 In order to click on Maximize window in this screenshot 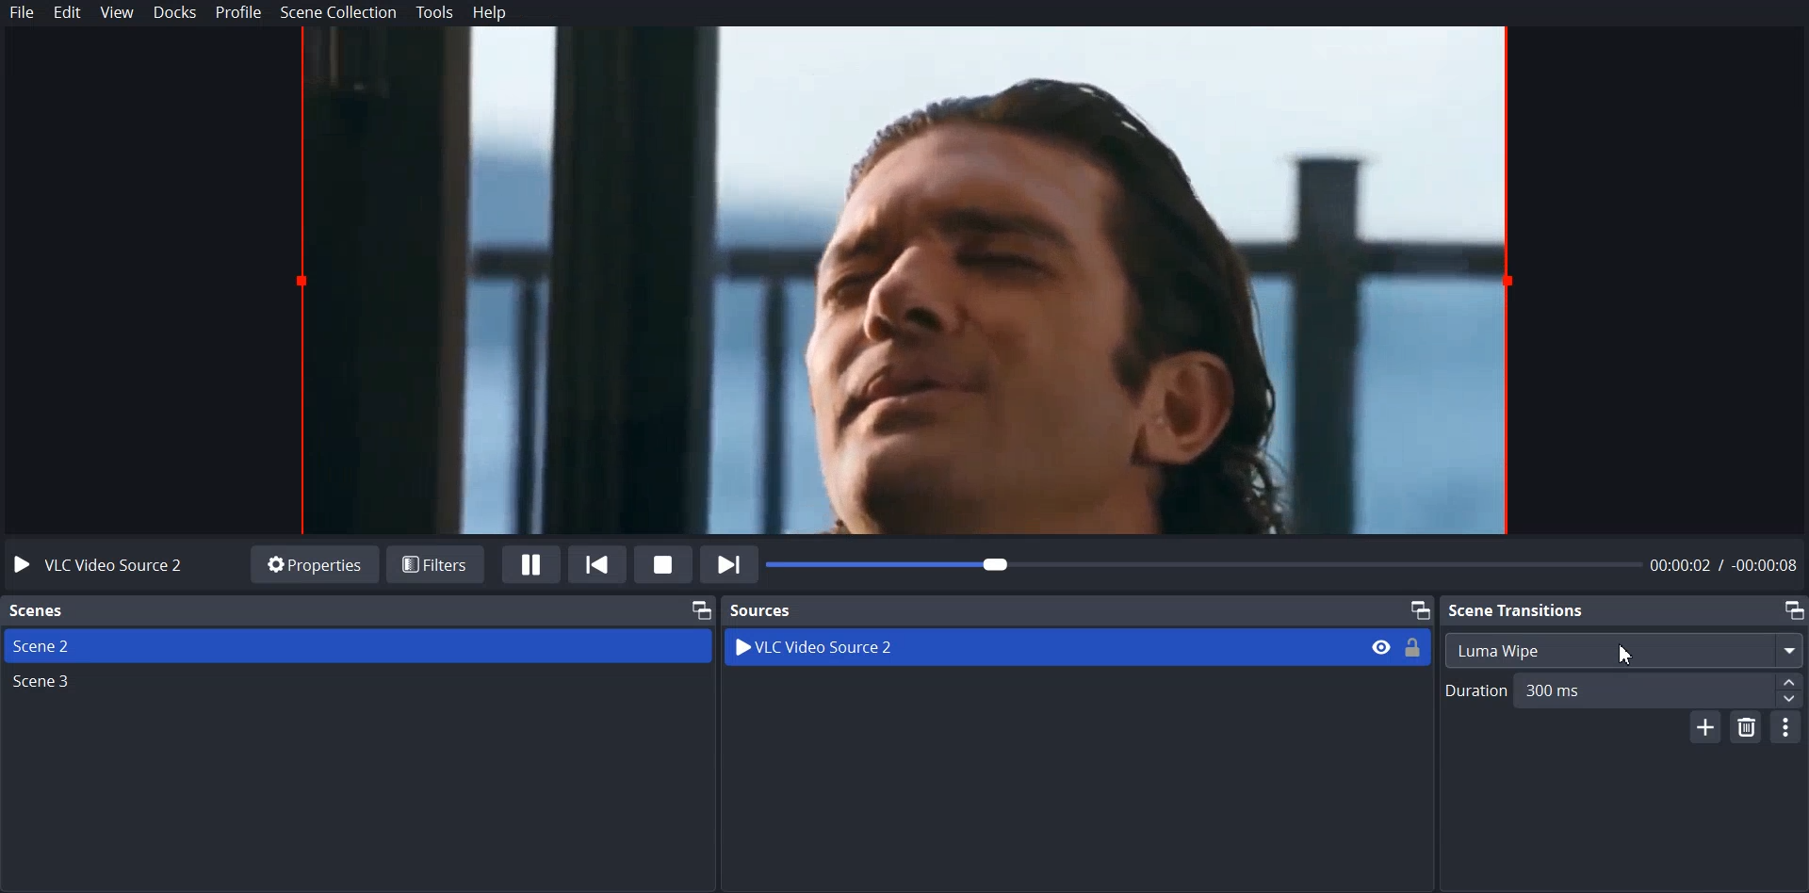, I will do `click(699, 609)`.